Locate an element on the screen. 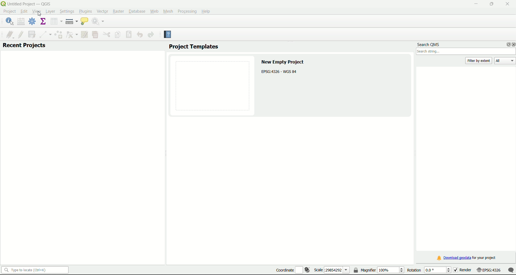  identify features is located at coordinates (9, 21).